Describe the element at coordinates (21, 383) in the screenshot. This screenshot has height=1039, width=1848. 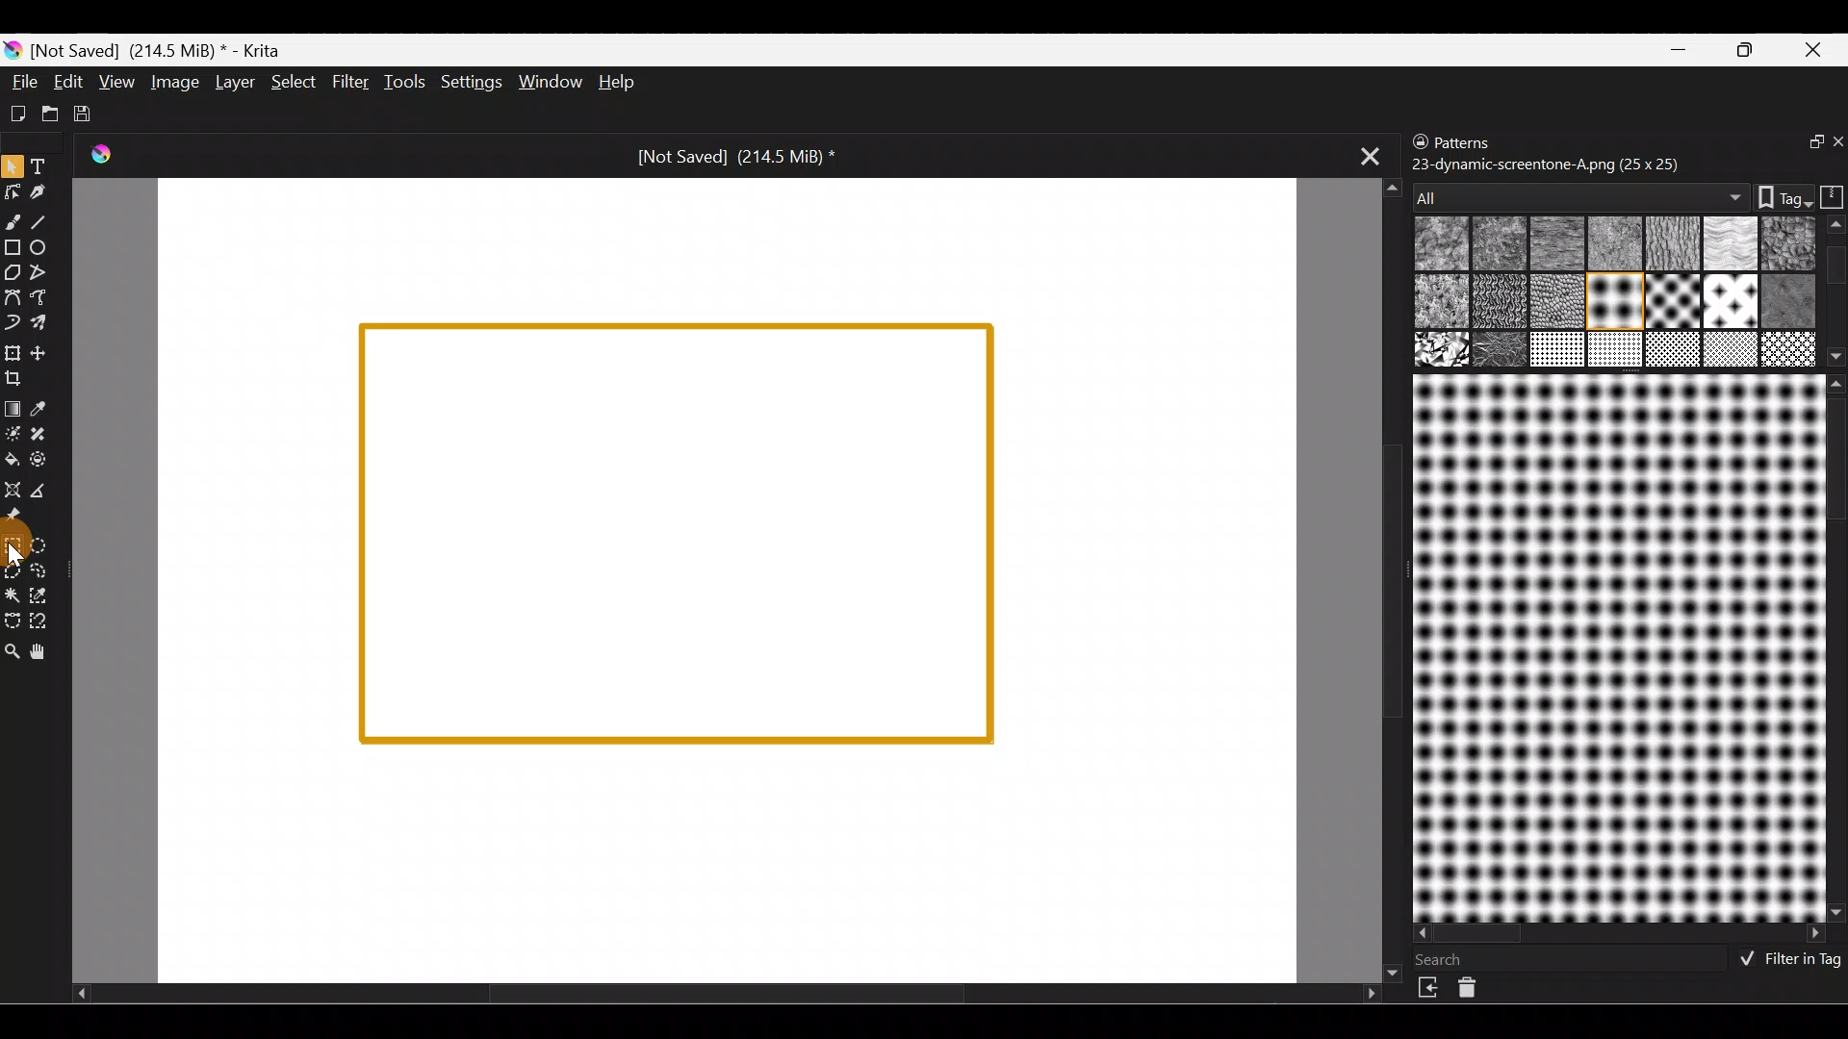
I see `Crop an image` at that location.